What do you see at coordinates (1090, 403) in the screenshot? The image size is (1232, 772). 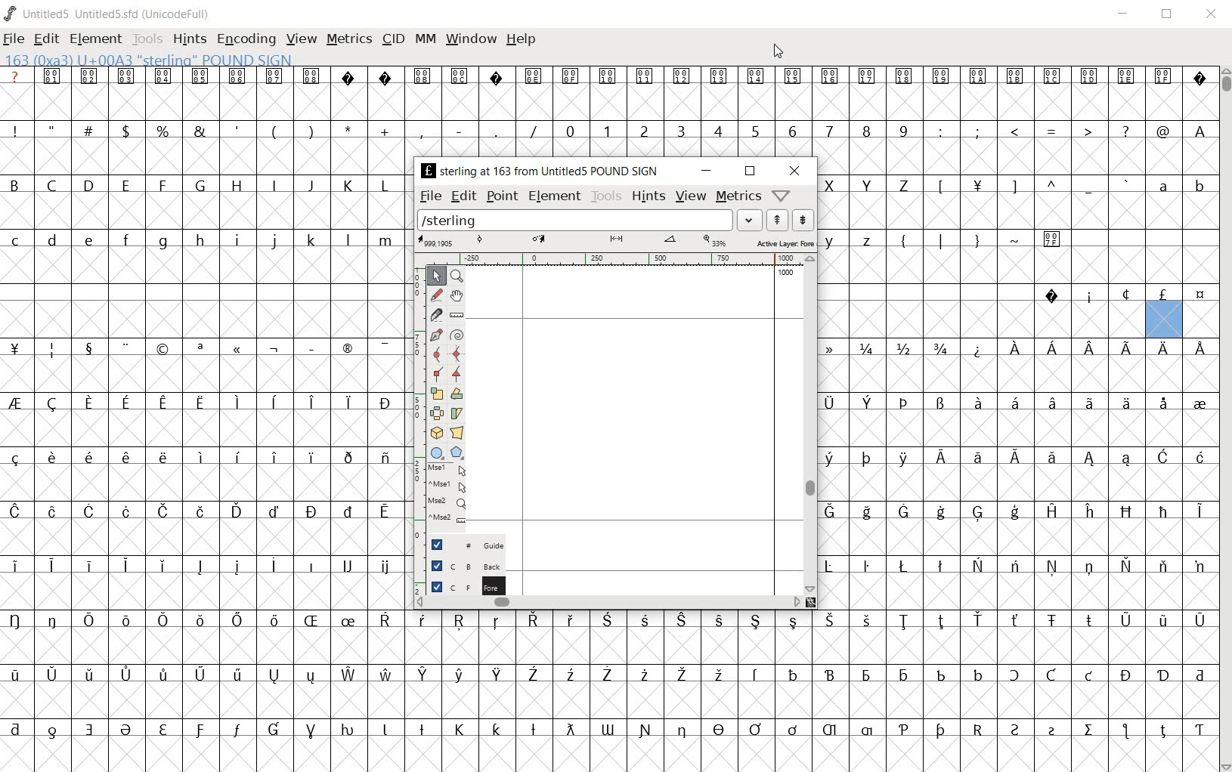 I see `Symbol` at bounding box center [1090, 403].